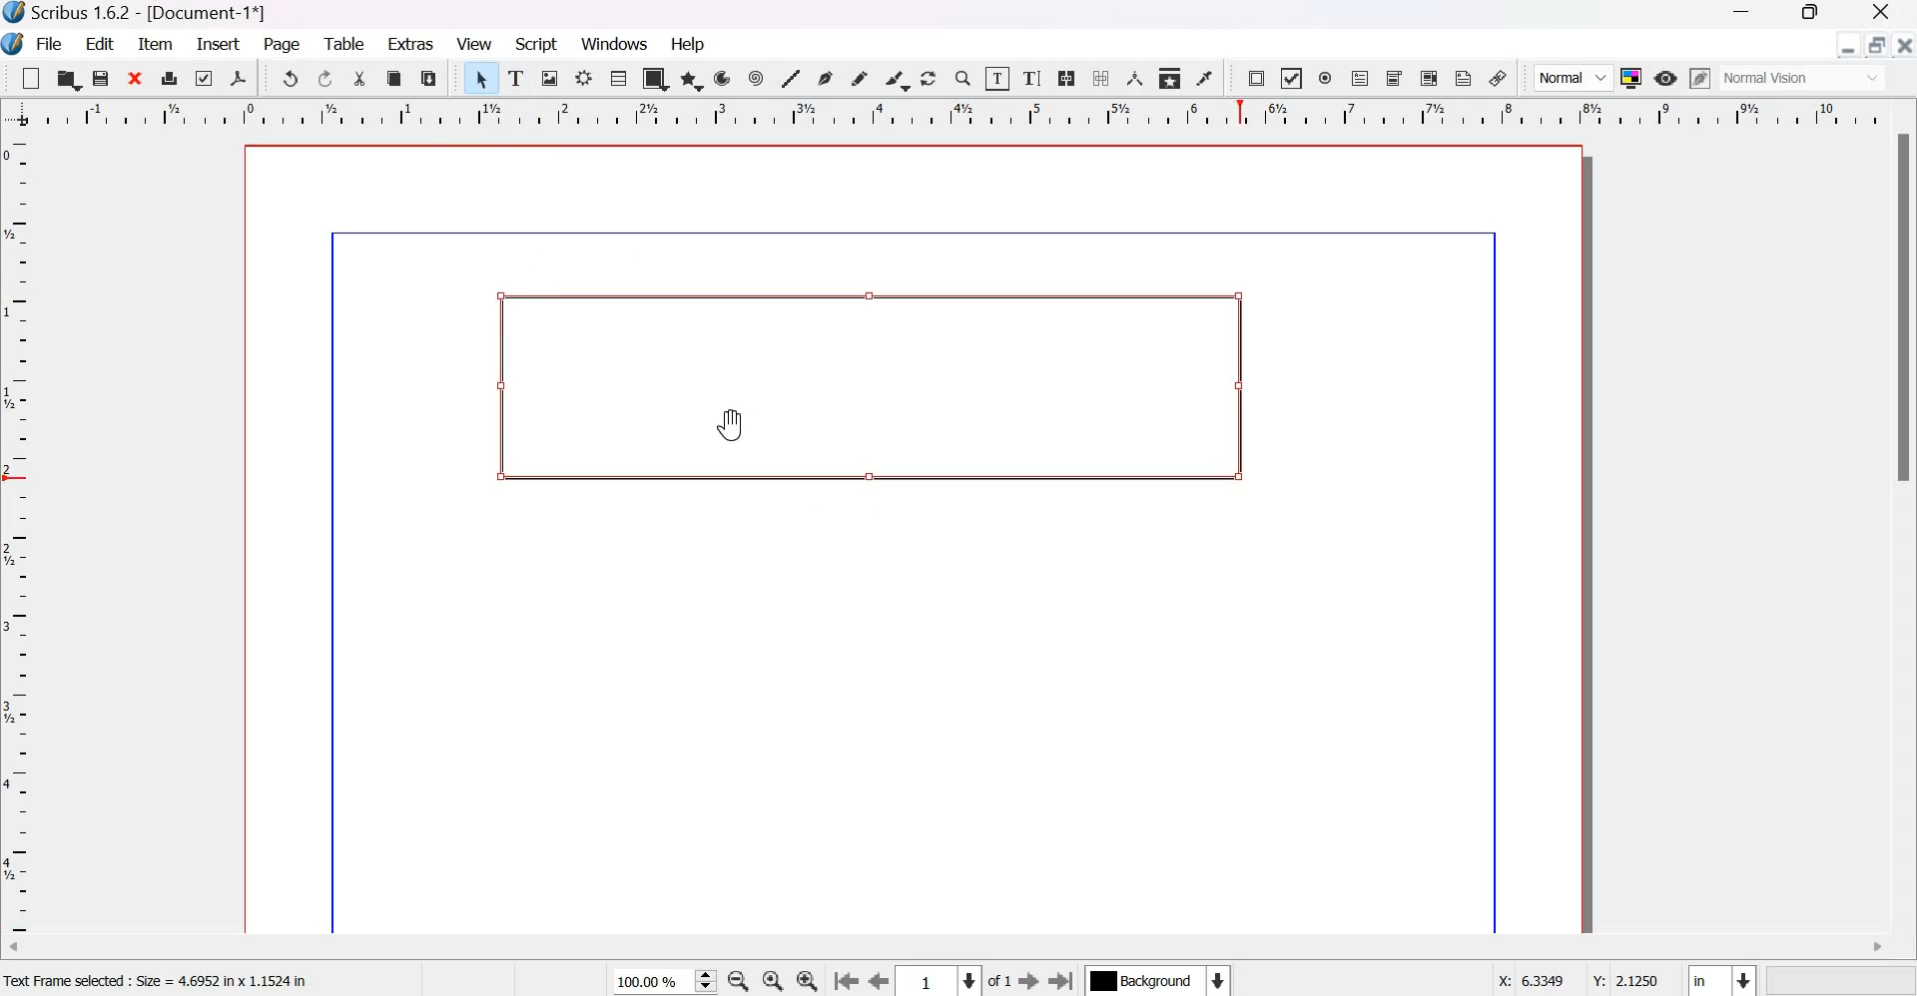  I want to click on zoom out, so click(738, 981).